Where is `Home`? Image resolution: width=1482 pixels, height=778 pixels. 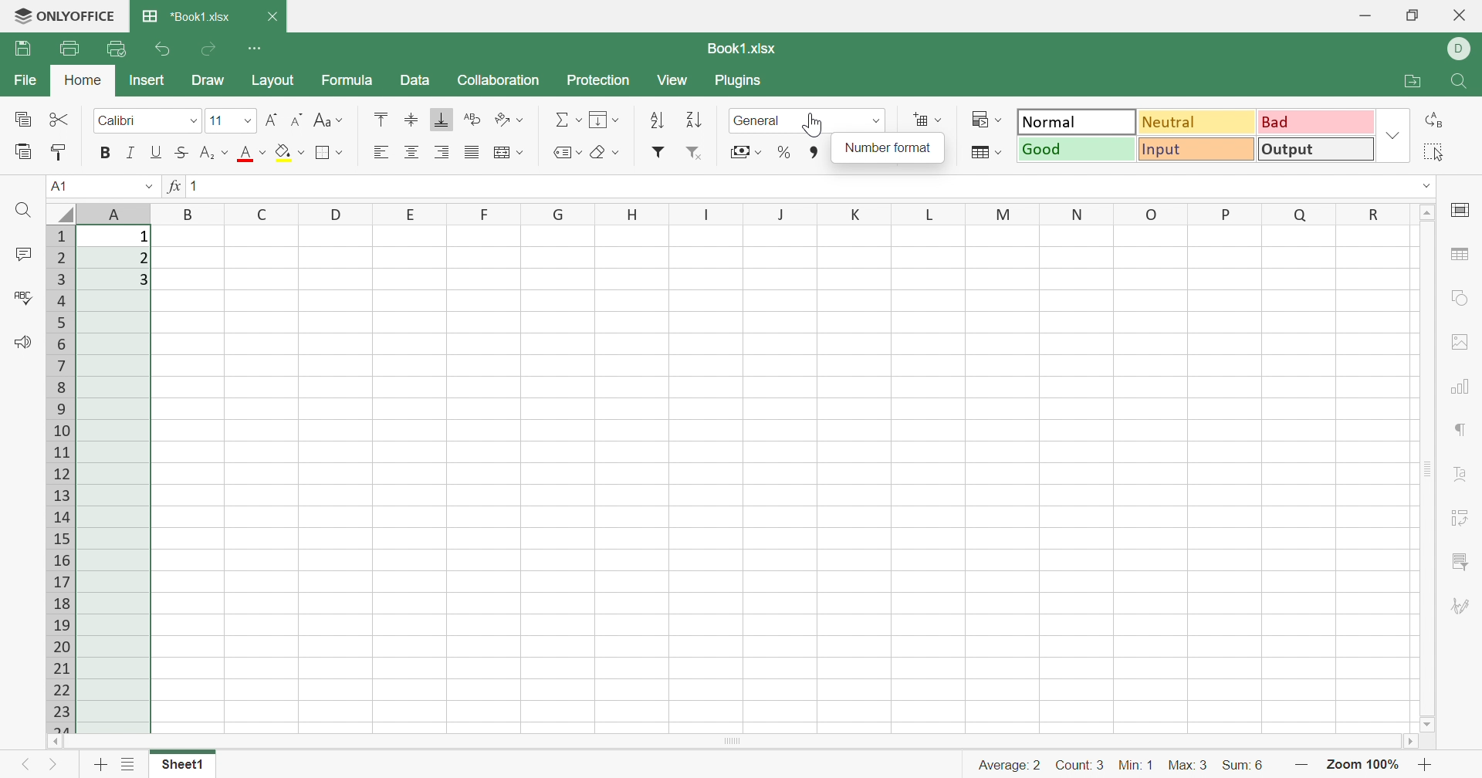
Home is located at coordinates (86, 80).